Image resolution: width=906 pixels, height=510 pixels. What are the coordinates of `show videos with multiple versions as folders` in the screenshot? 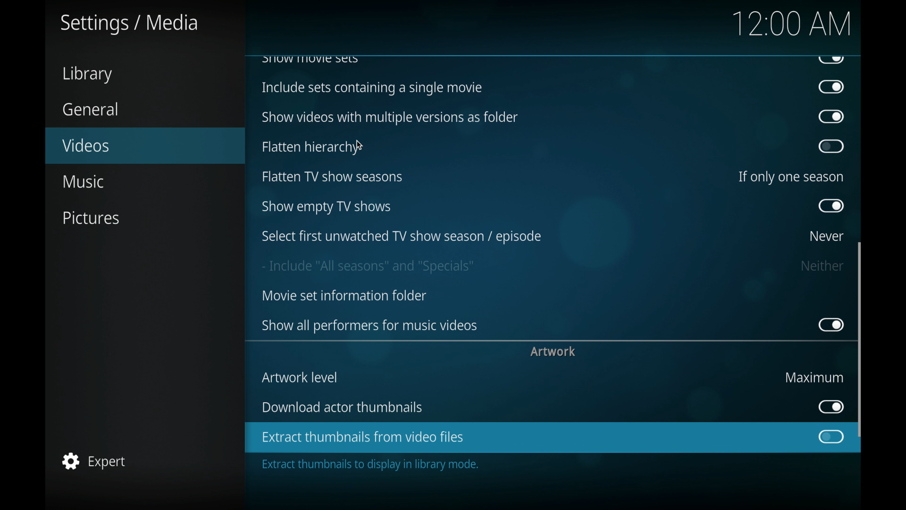 It's located at (390, 118).